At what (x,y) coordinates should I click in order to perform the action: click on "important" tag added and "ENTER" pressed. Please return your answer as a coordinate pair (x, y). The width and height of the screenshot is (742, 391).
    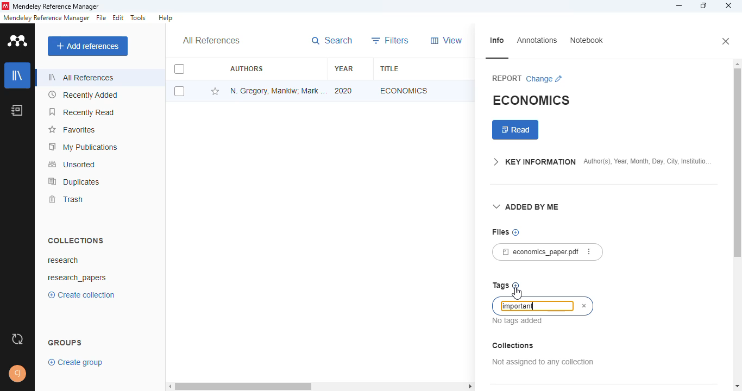
    Looking at the image, I should click on (533, 305).